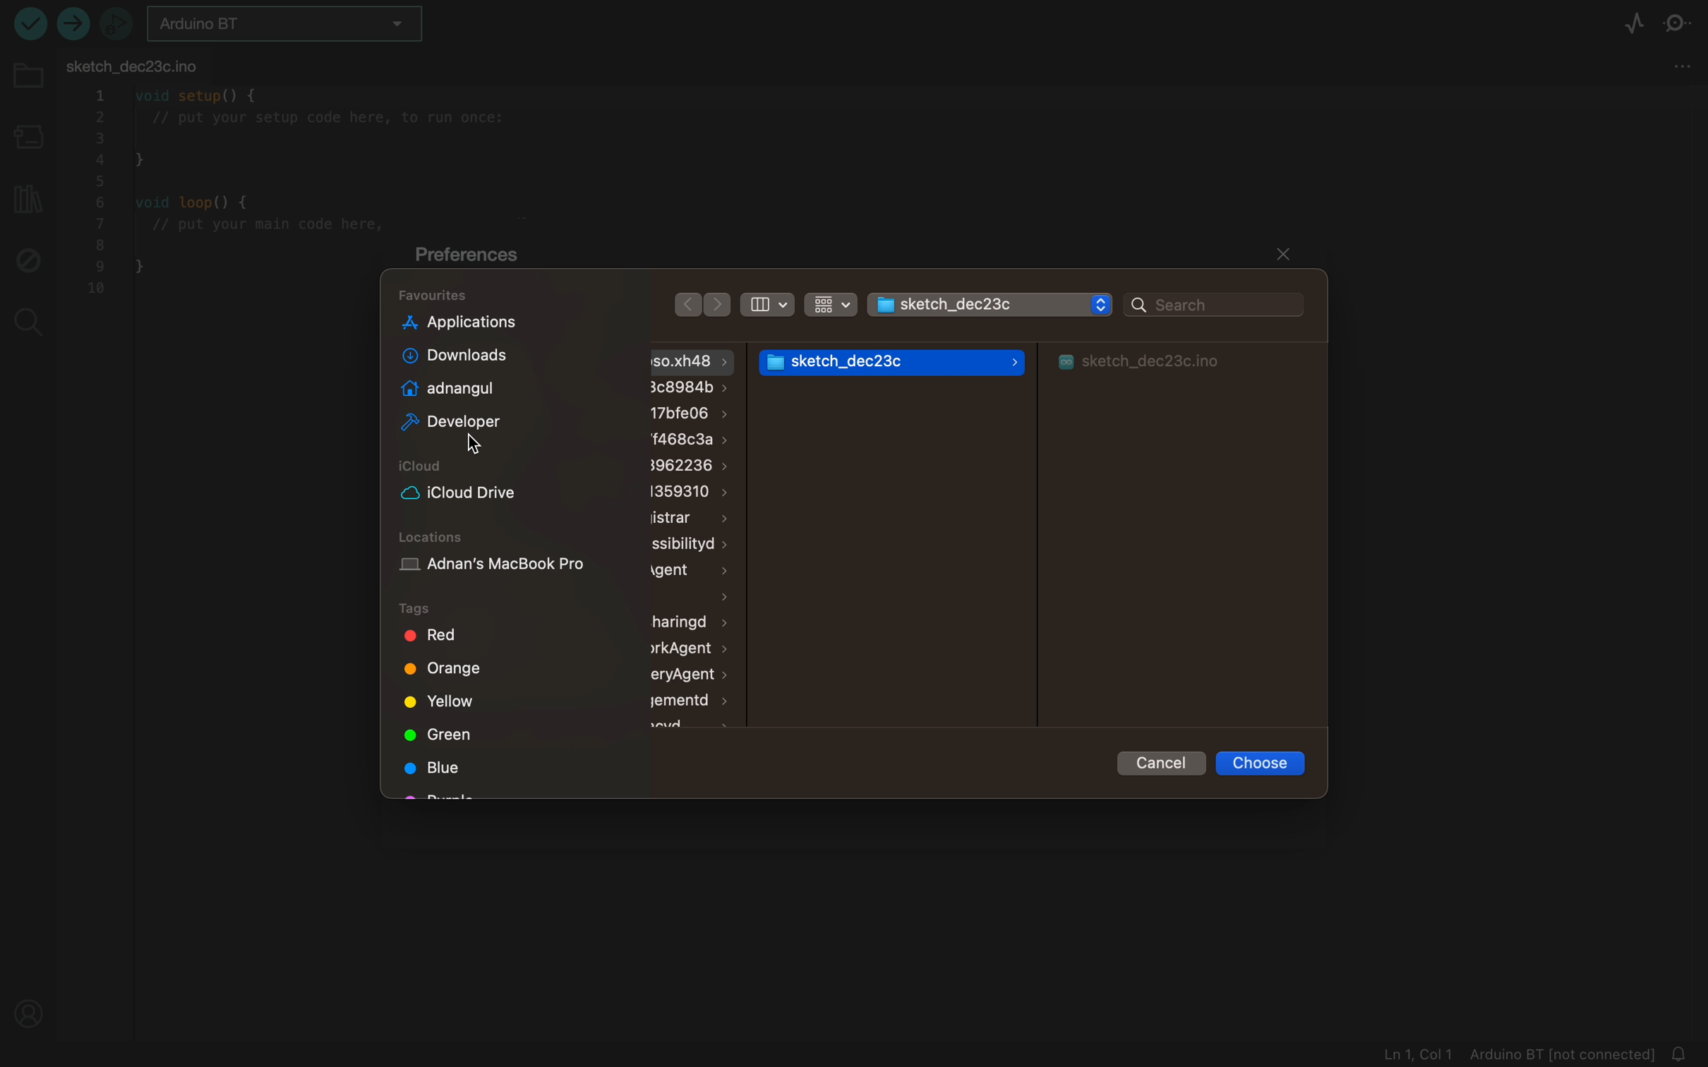 This screenshot has height=1067, width=1708. Describe the element at coordinates (1683, 1050) in the screenshot. I see `Notifications ` at that location.